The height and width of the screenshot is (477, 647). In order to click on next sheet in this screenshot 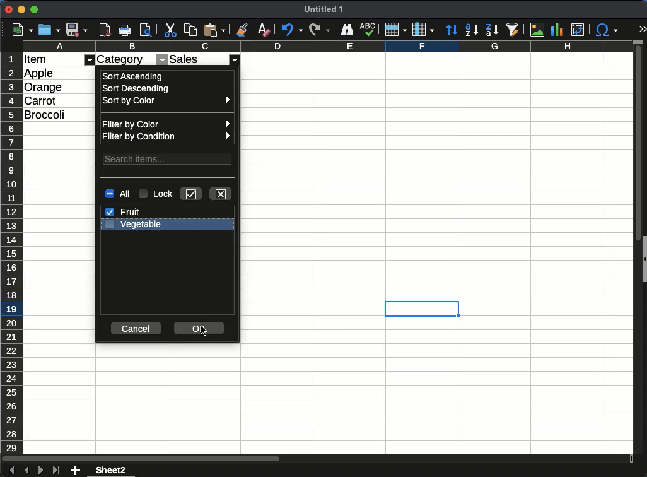, I will do `click(40, 471)`.